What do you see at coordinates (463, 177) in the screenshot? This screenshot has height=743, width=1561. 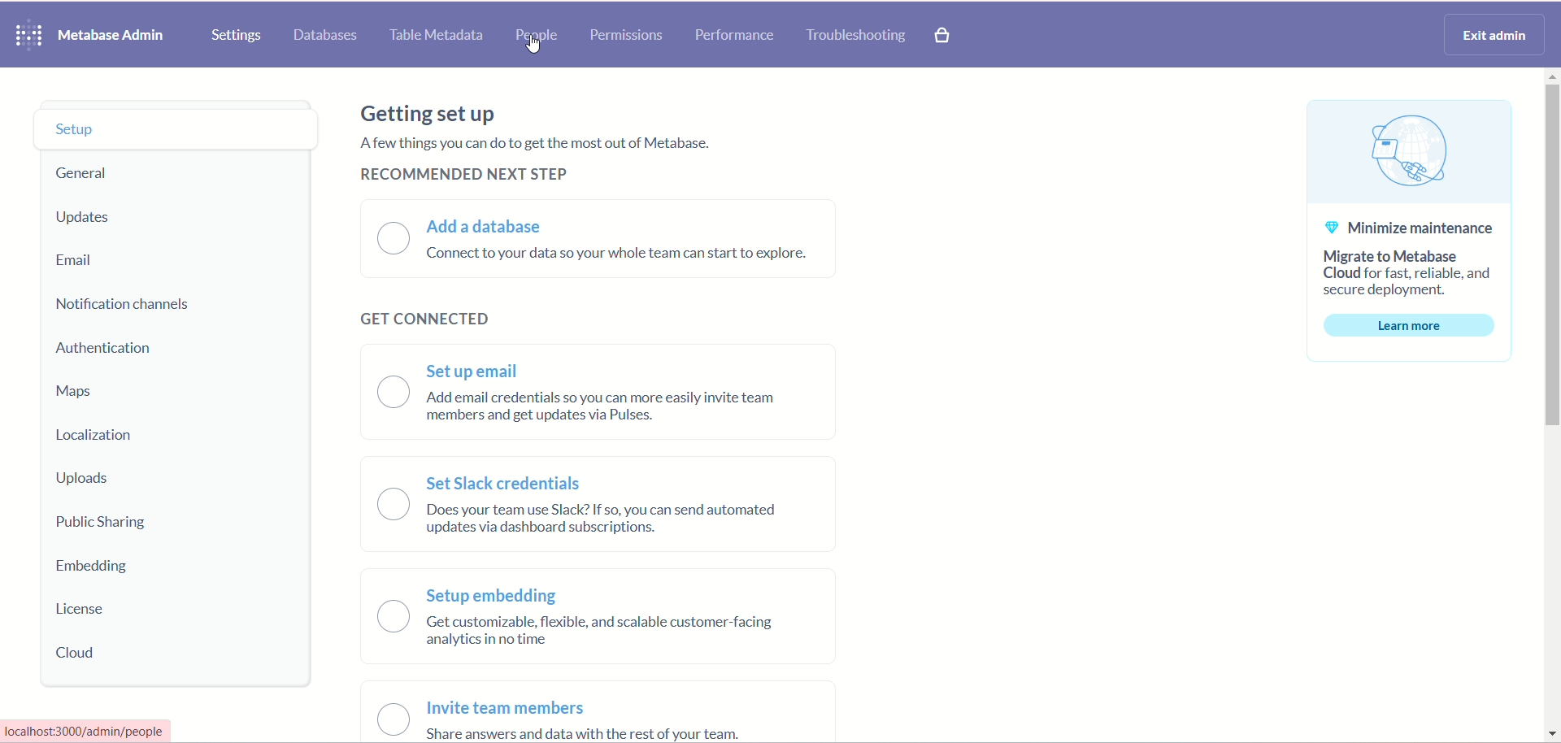 I see `recommended next step` at bounding box center [463, 177].